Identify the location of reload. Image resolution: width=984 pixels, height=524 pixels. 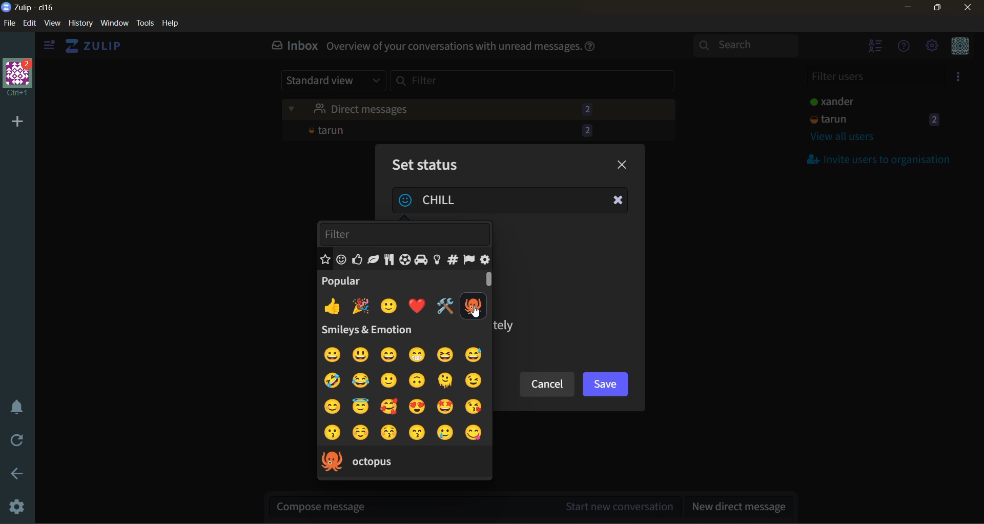
(16, 441).